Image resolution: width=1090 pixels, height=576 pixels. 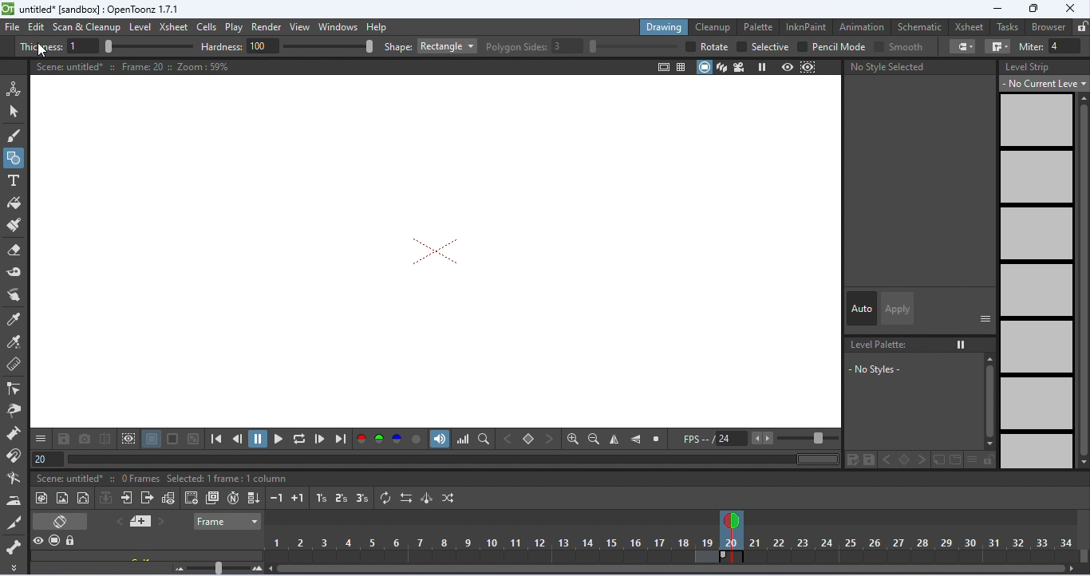 What do you see at coordinates (787, 67) in the screenshot?
I see `preview` at bounding box center [787, 67].